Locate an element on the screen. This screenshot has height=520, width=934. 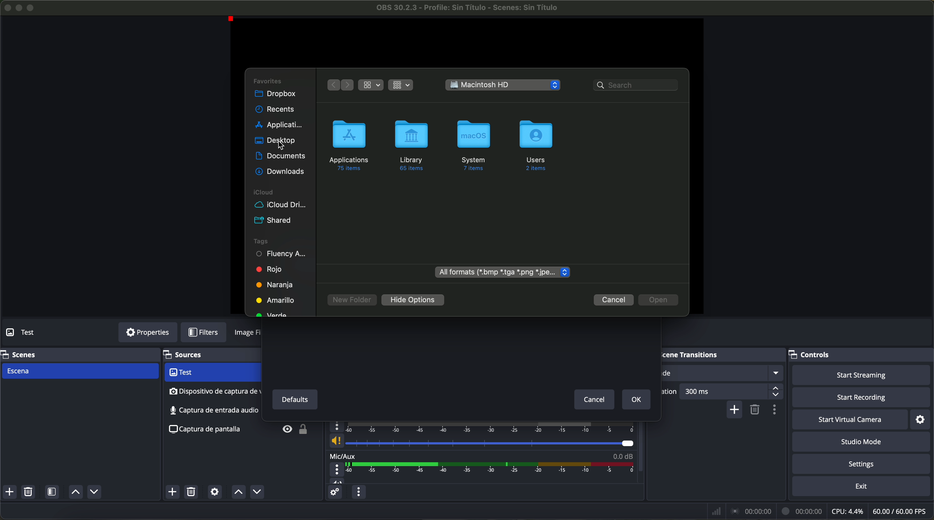
red is located at coordinates (268, 270).